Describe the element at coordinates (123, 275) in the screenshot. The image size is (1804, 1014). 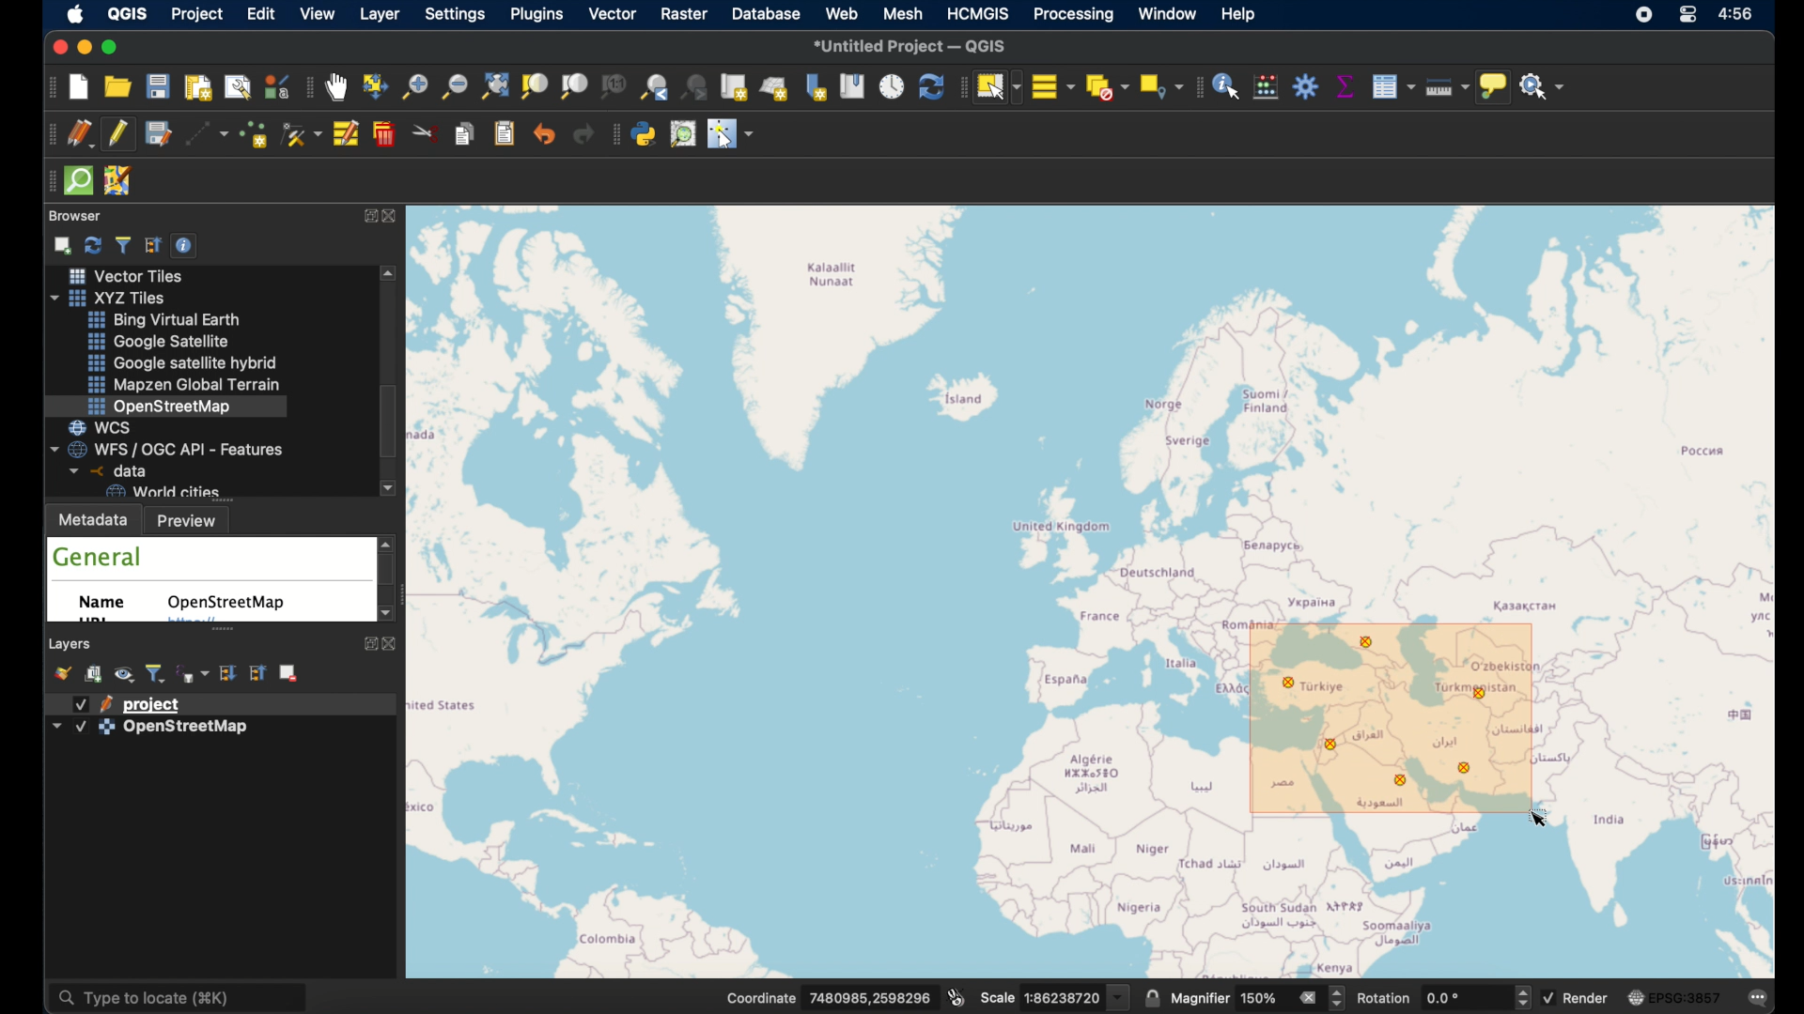
I see `vector tiles` at that location.